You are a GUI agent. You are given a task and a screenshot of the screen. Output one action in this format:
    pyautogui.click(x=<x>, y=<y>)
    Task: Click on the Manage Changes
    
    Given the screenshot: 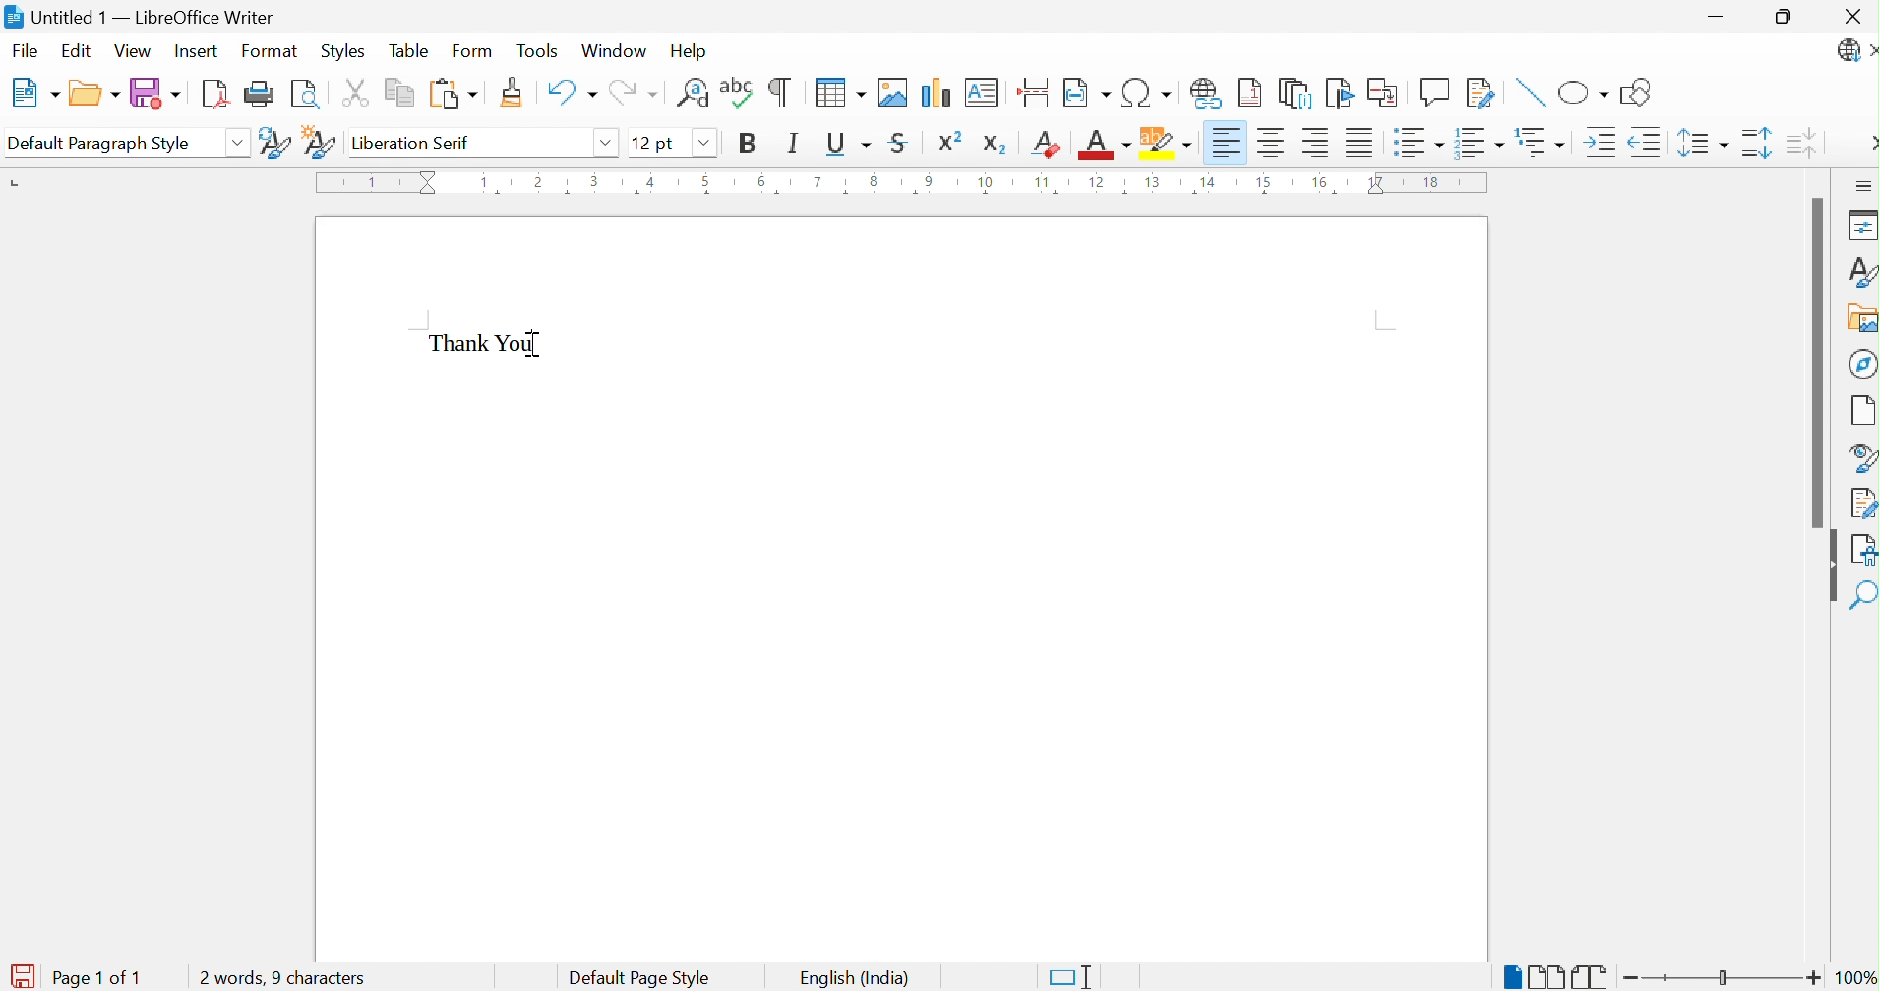 What is the action you would take?
    pyautogui.click(x=1860, y=502)
    